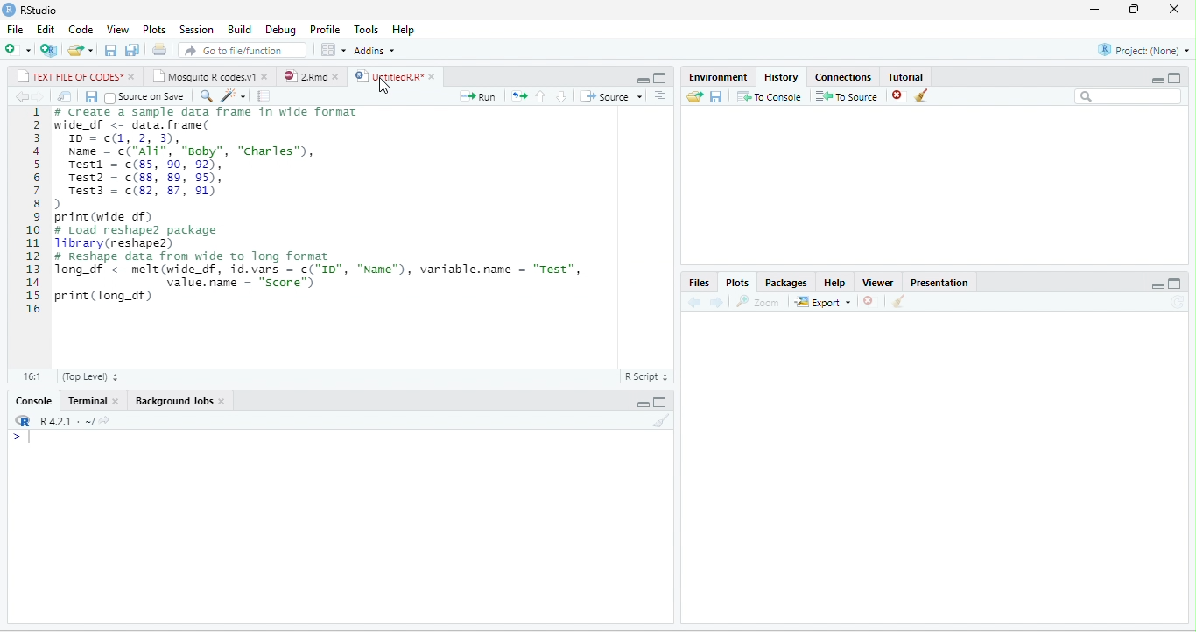 The width and height of the screenshot is (1196, 632). Describe the element at coordinates (375, 51) in the screenshot. I see `Addins` at that location.